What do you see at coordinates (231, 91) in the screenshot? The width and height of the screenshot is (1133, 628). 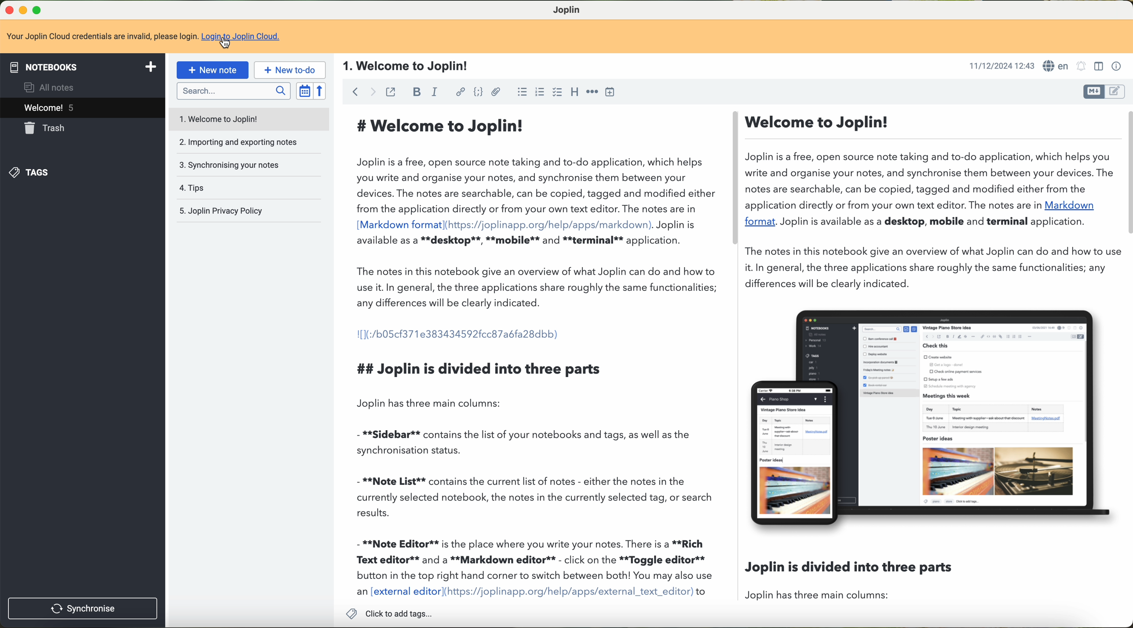 I see `search bar` at bounding box center [231, 91].